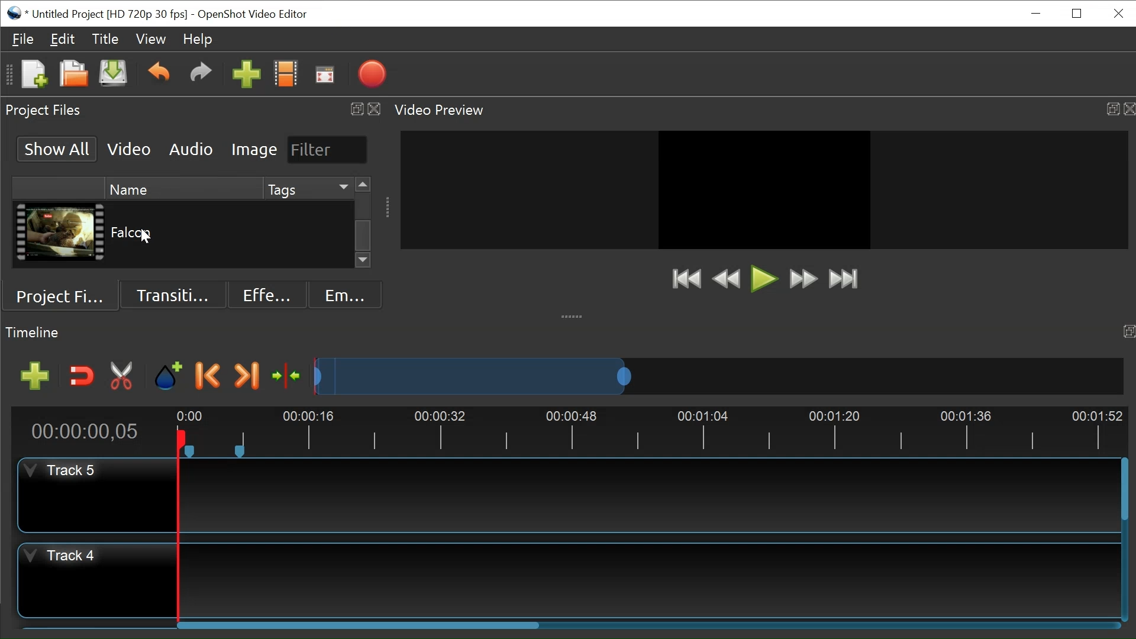 The width and height of the screenshot is (1136, 639). Describe the element at coordinates (360, 627) in the screenshot. I see `Horizontal Scroll bar` at that location.